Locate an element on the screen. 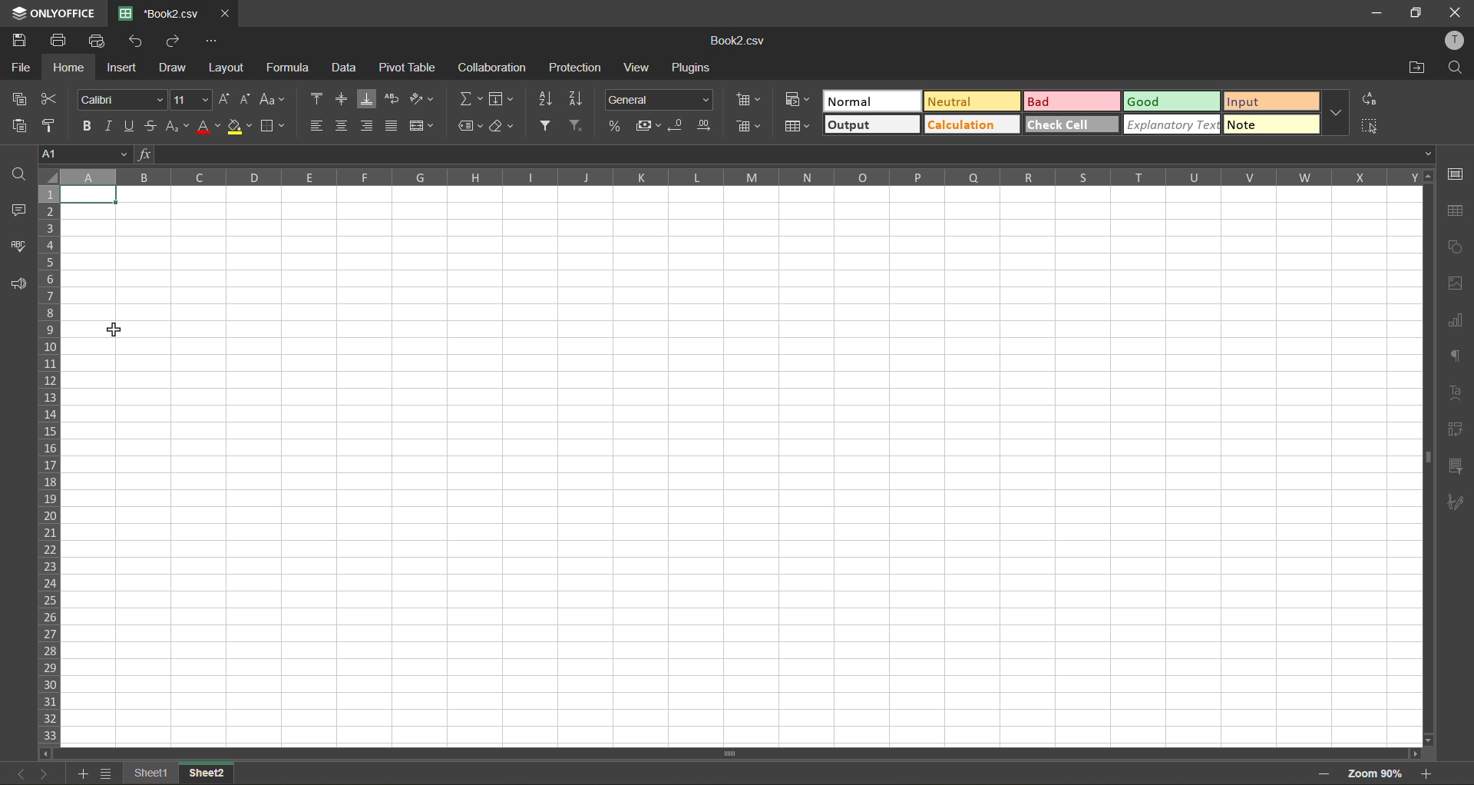 Image resolution: width=1474 pixels, height=785 pixels. plugins is located at coordinates (694, 68).